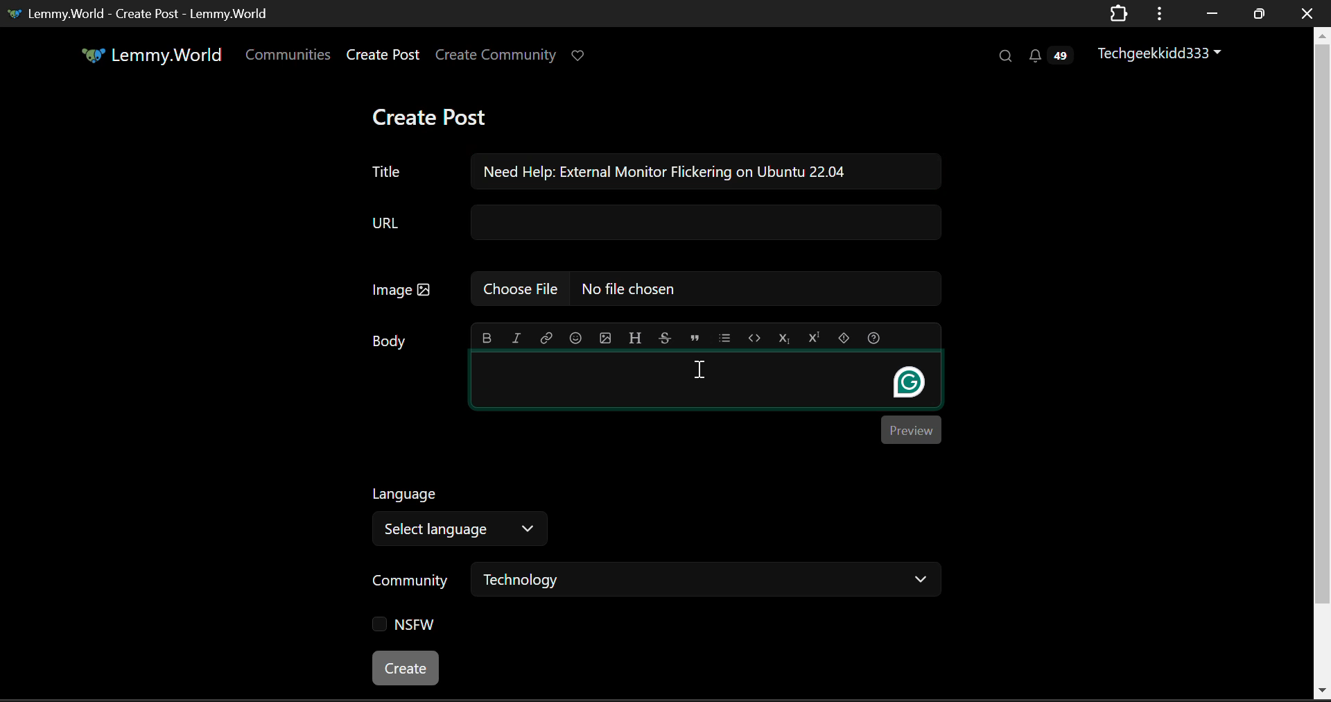 Image resolution: width=1331 pixels, height=702 pixels. I want to click on Create, so click(408, 669).